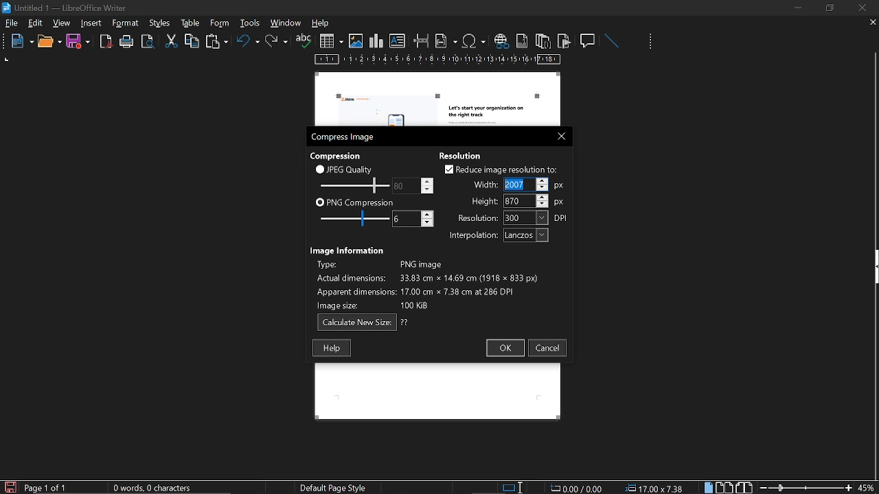 The image size is (879, 494). Describe the element at coordinates (743, 486) in the screenshot. I see `book view` at that location.